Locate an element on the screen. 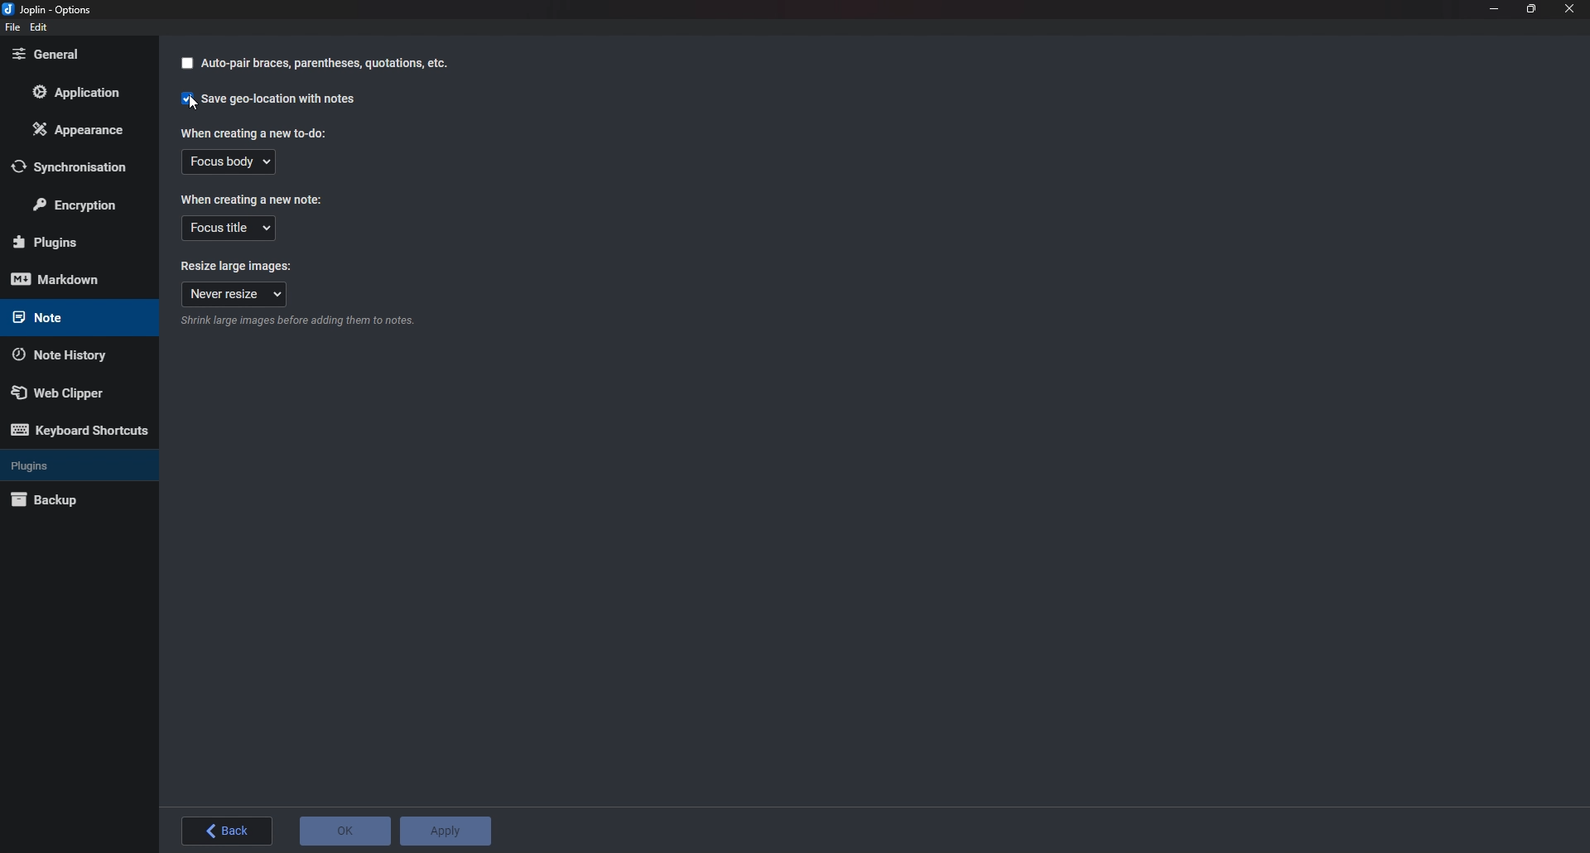  General is located at coordinates (70, 55).